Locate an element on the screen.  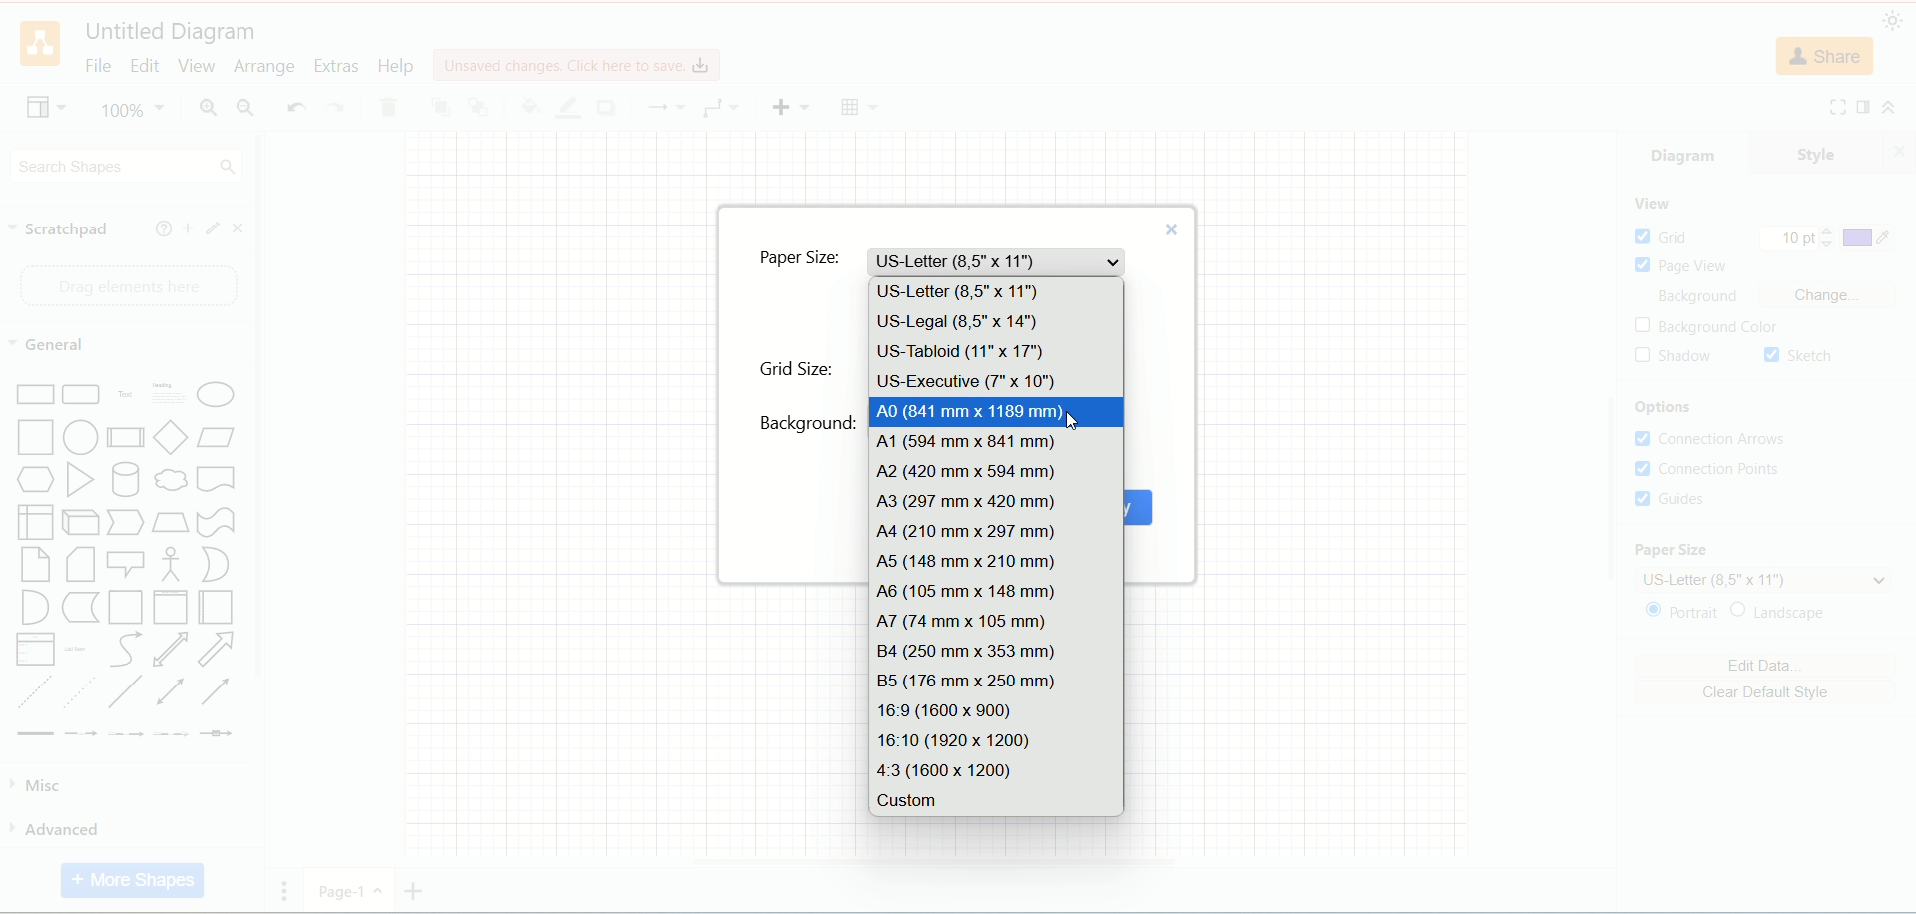
view is located at coordinates (43, 110).